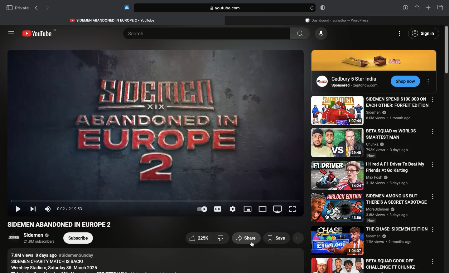 This screenshot has width=449, height=273. Describe the element at coordinates (423, 34) in the screenshot. I see `Sign in` at that location.